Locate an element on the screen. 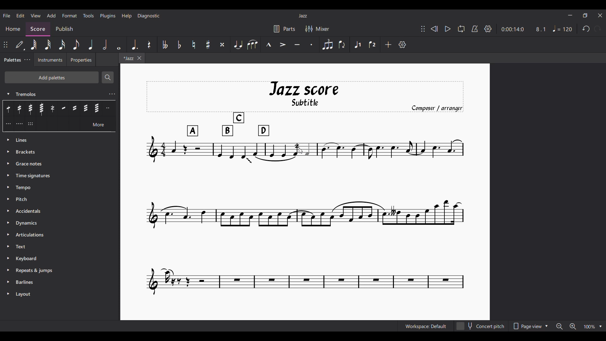 The image size is (606, 341). Zoom options is located at coordinates (593, 326).